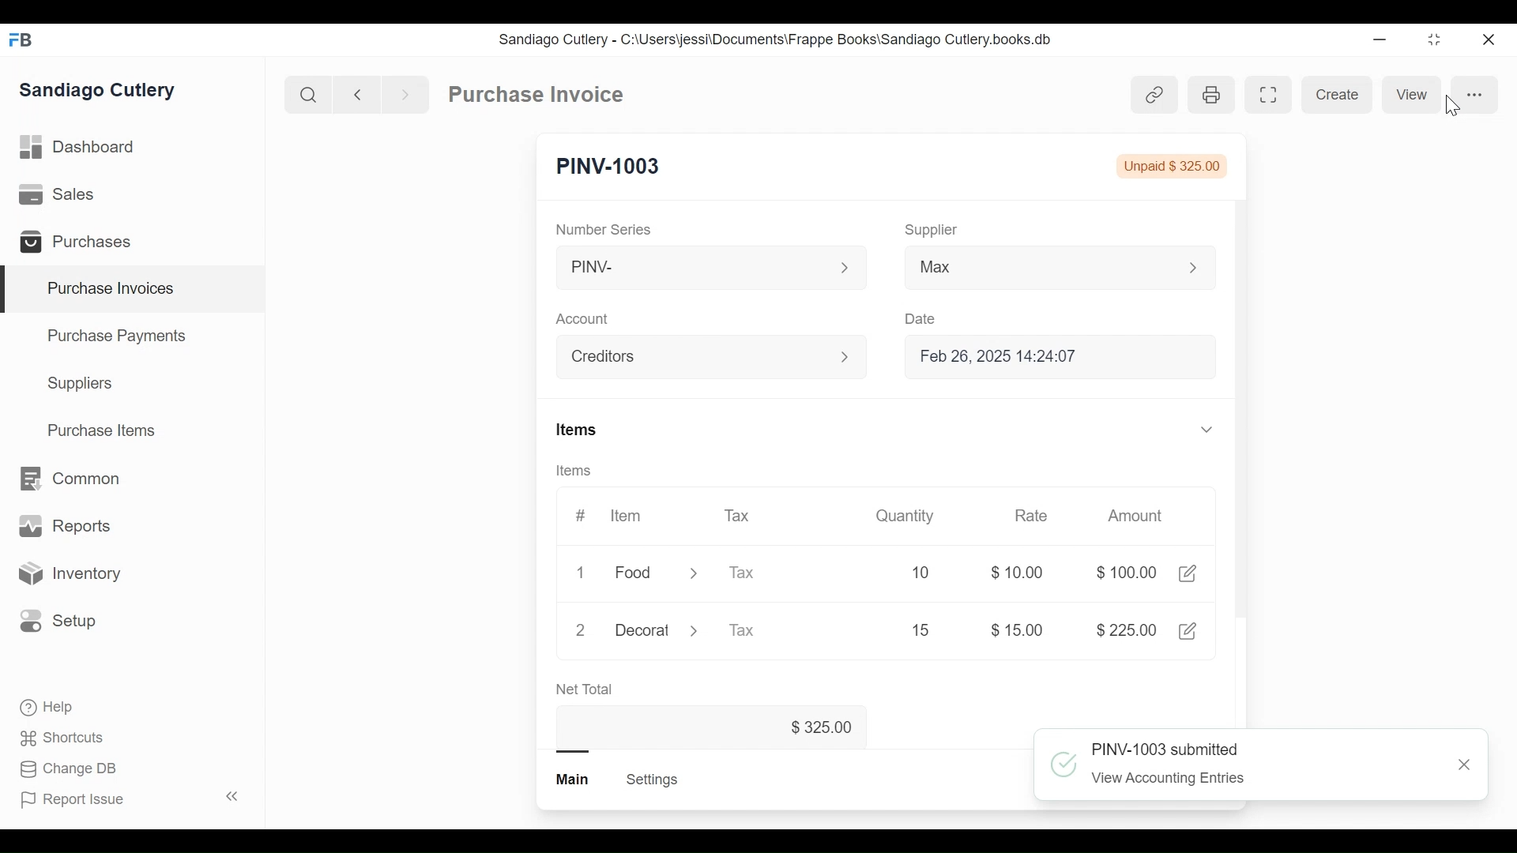  What do you see at coordinates (1376, 40) in the screenshot?
I see `Minimize` at bounding box center [1376, 40].